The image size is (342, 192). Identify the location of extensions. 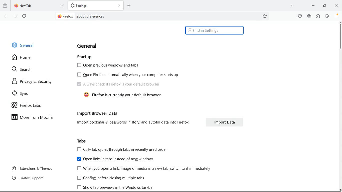
(318, 16).